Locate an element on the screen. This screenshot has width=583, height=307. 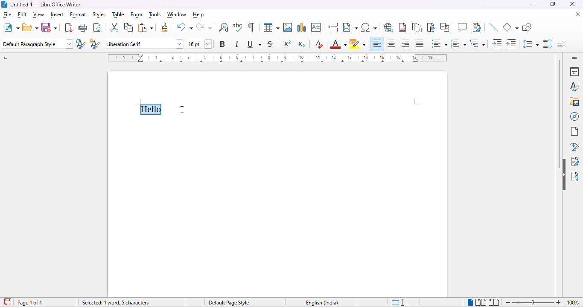
export directly as PDF is located at coordinates (69, 28).